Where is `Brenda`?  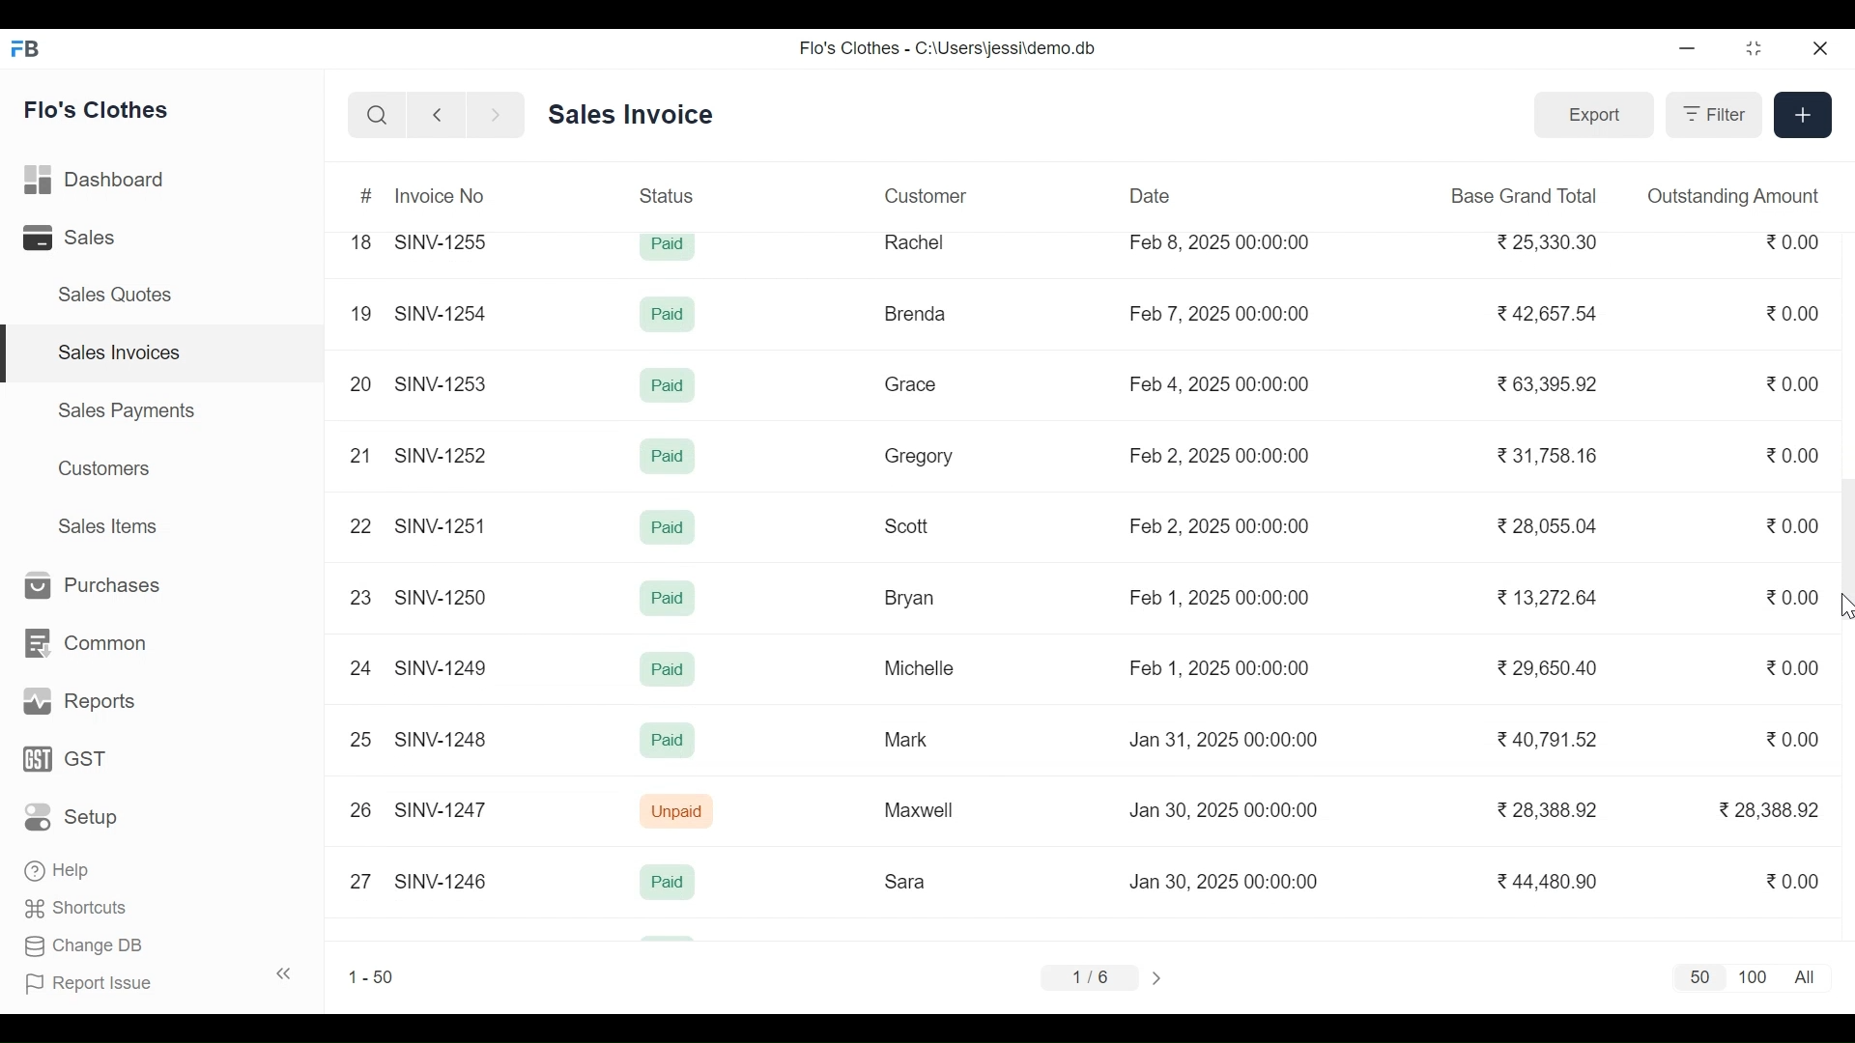
Brenda is located at coordinates (914, 314).